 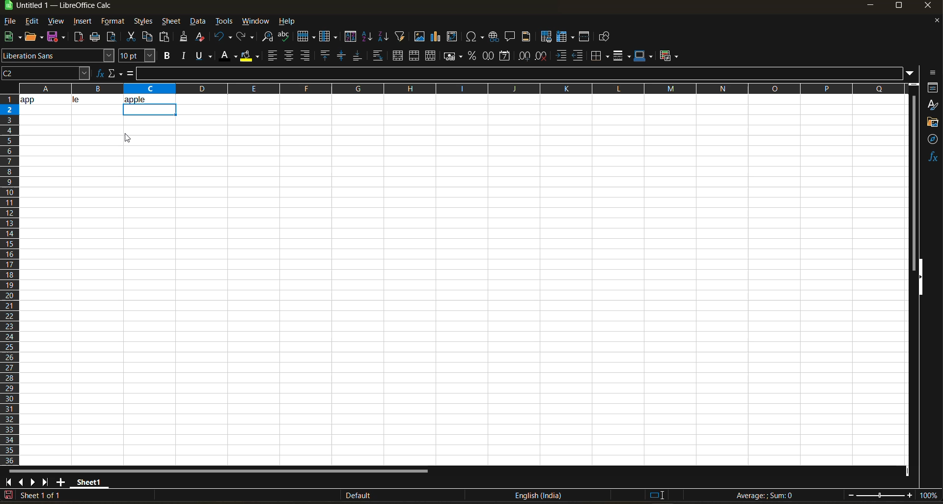 What do you see at coordinates (432, 56) in the screenshot?
I see `unmerge cells` at bounding box center [432, 56].